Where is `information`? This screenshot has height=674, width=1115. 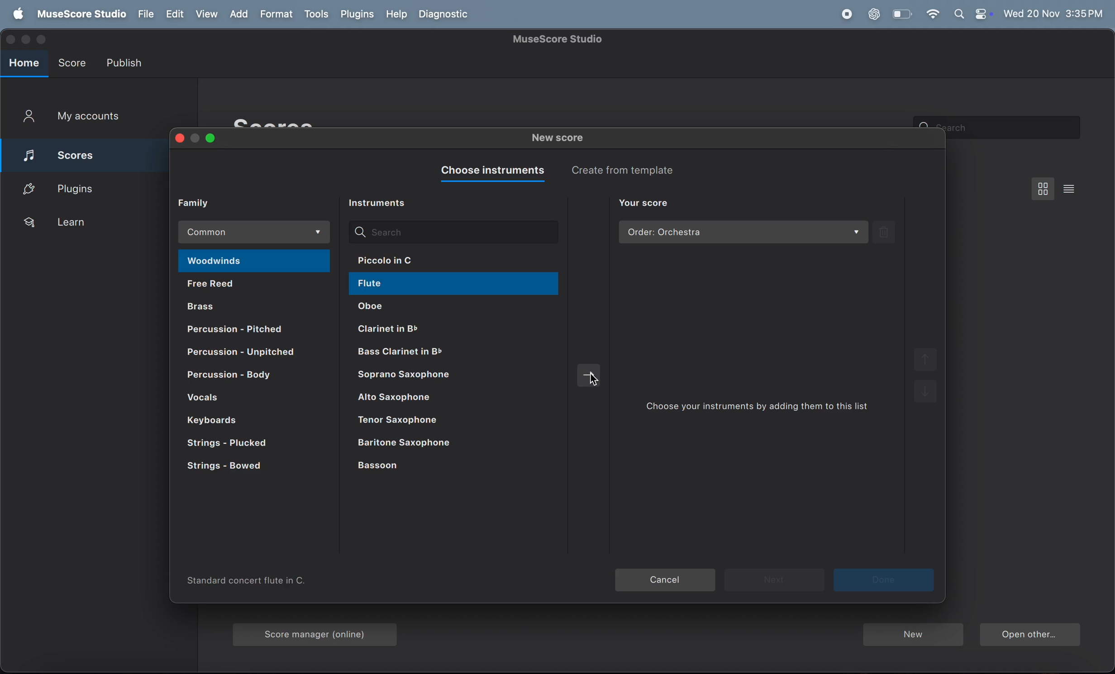 information is located at coordinates (250, 581).